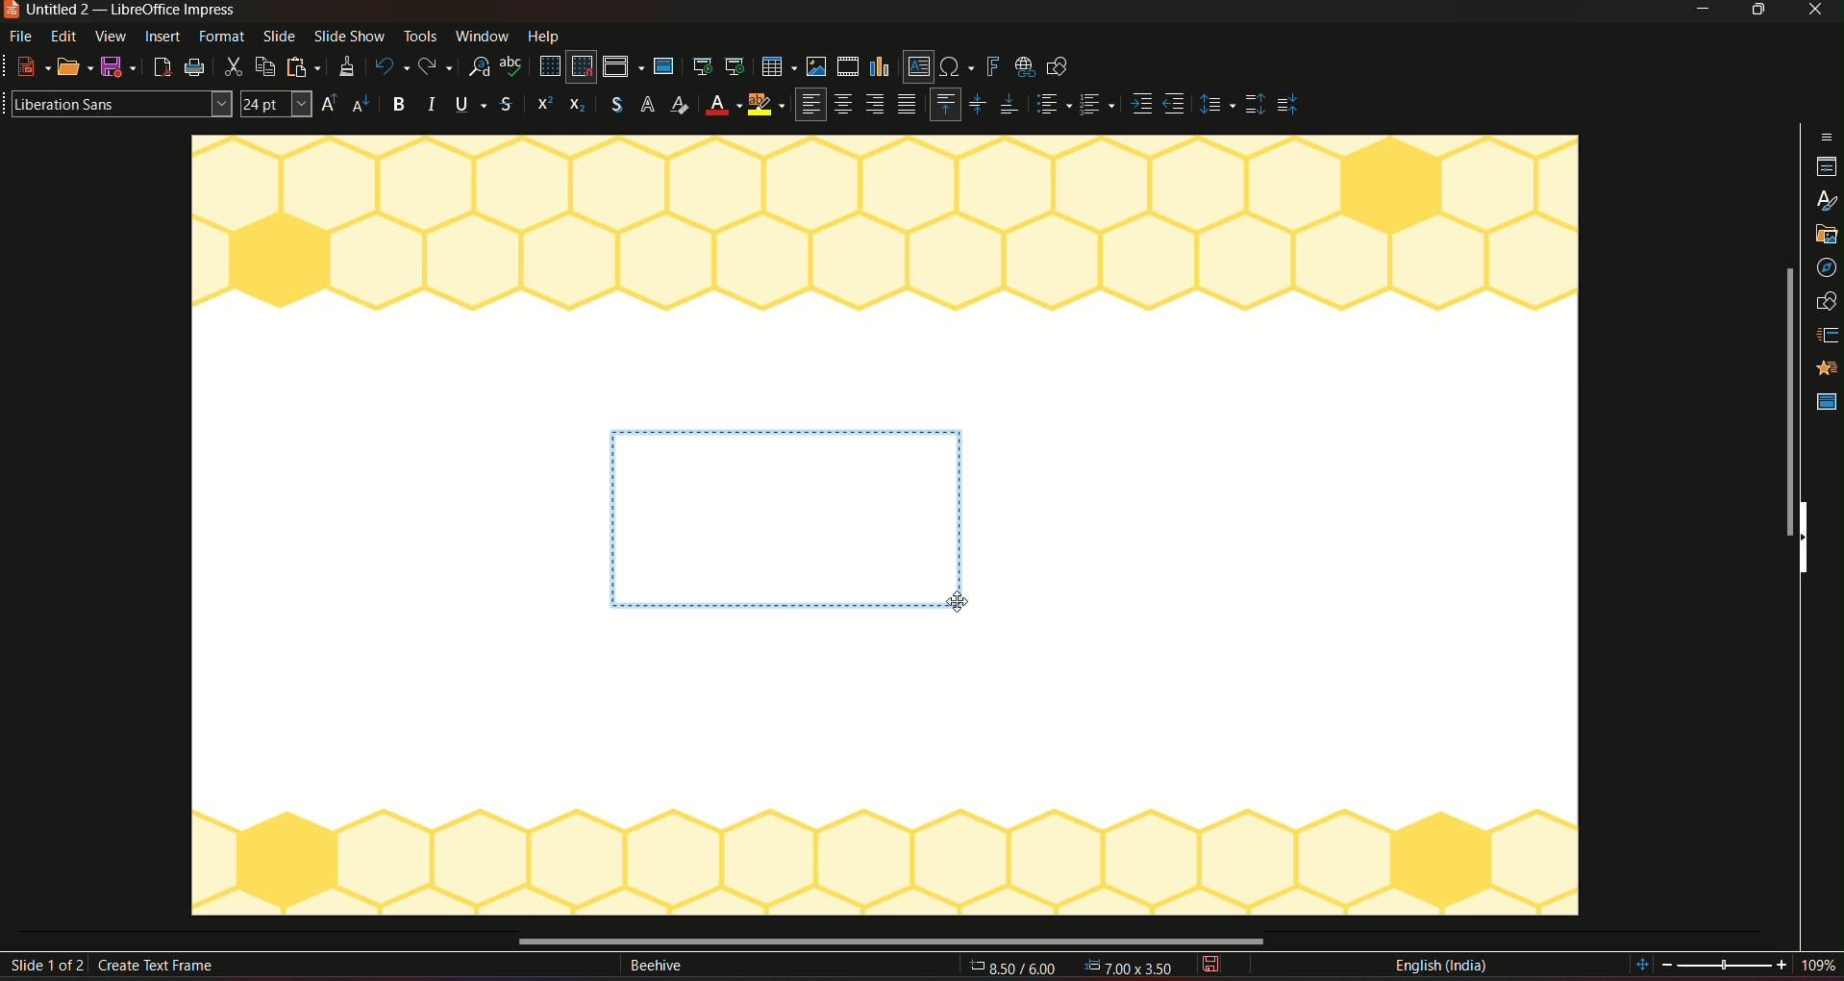 The height and width of the screenshot is (981, 1844). Describe the element at coordinates (388, 539) in the screenshot. I see `workspace` at that location.